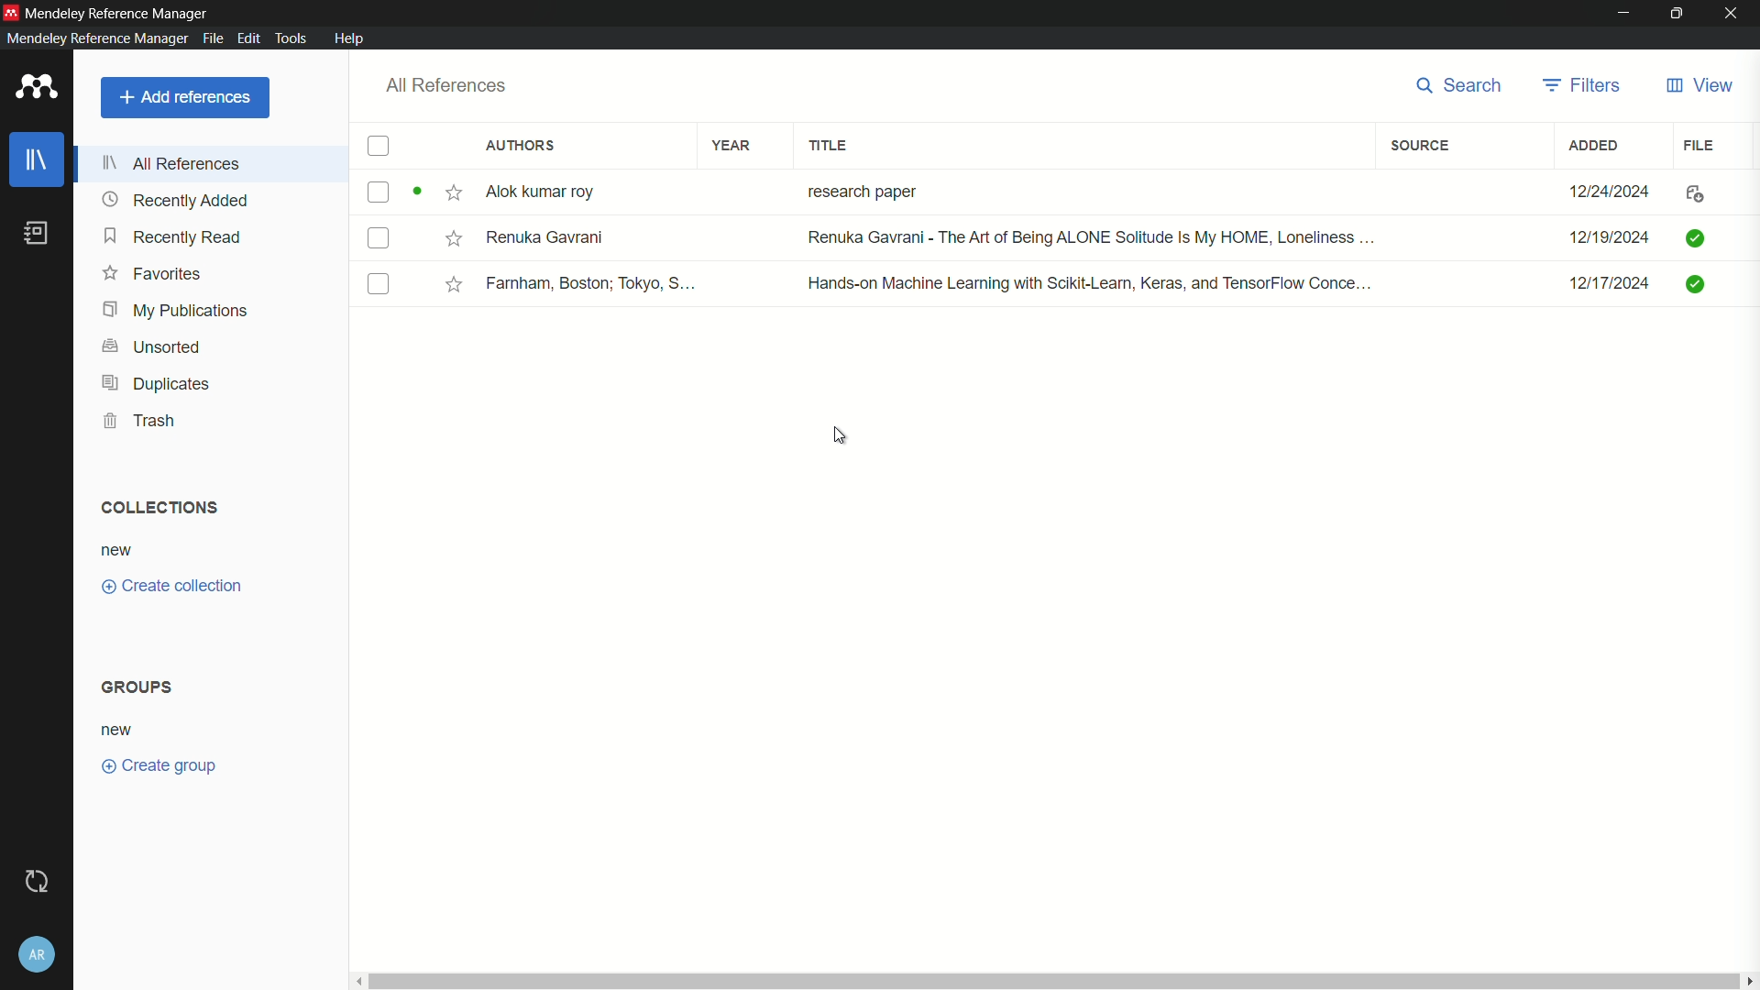  What do you see at coordinates (1590, 145) in the screenshot?
I see `added` at bounding box center [1590, 145].